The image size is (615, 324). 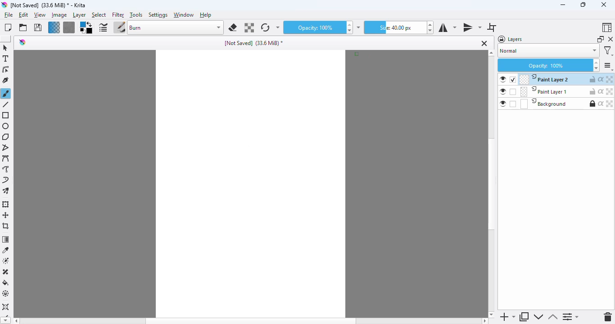 What do you see at coordinates (447, 27) in the screenshot?
I see `horizontal mirror tool` at bounding box center [447, 27].